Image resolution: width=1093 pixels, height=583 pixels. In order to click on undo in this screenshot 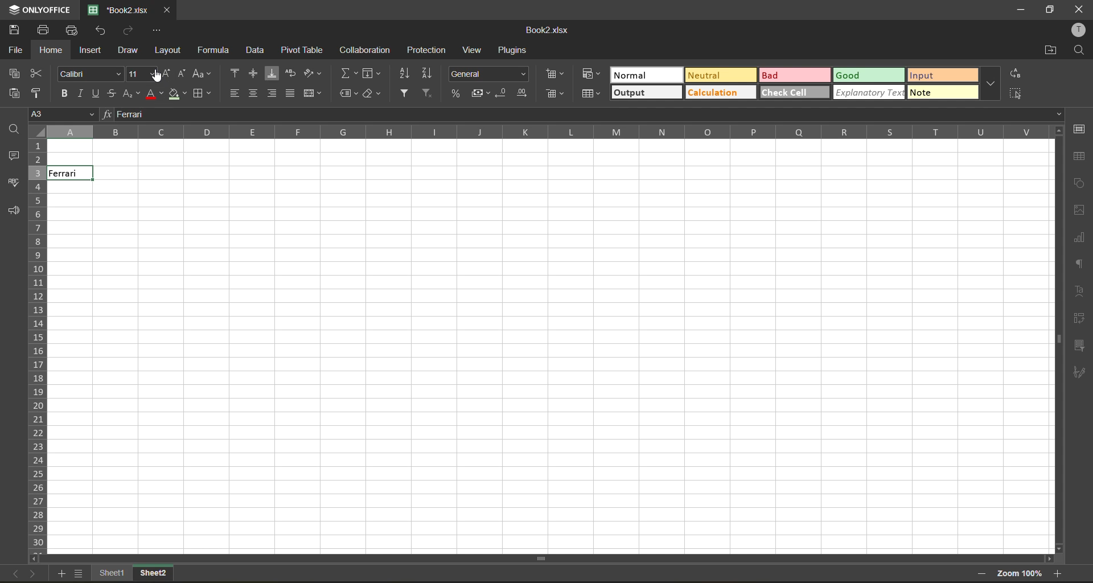, I will do `click(102, 32)`.